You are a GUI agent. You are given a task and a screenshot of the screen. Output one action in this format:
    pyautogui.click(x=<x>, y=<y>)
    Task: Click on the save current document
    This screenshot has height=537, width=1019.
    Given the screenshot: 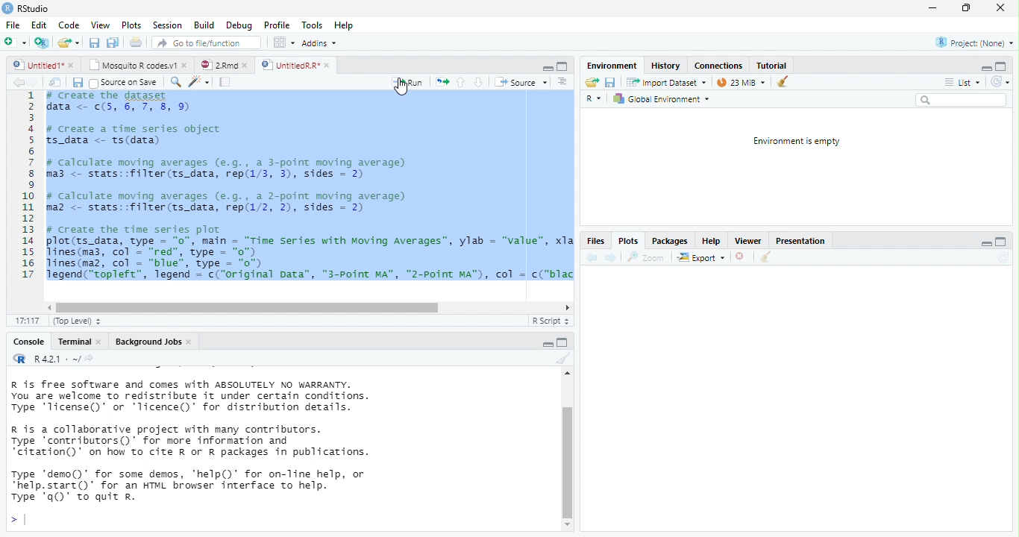 What is the action you would take?
    pyautogui.click(x=611, y=83)
    